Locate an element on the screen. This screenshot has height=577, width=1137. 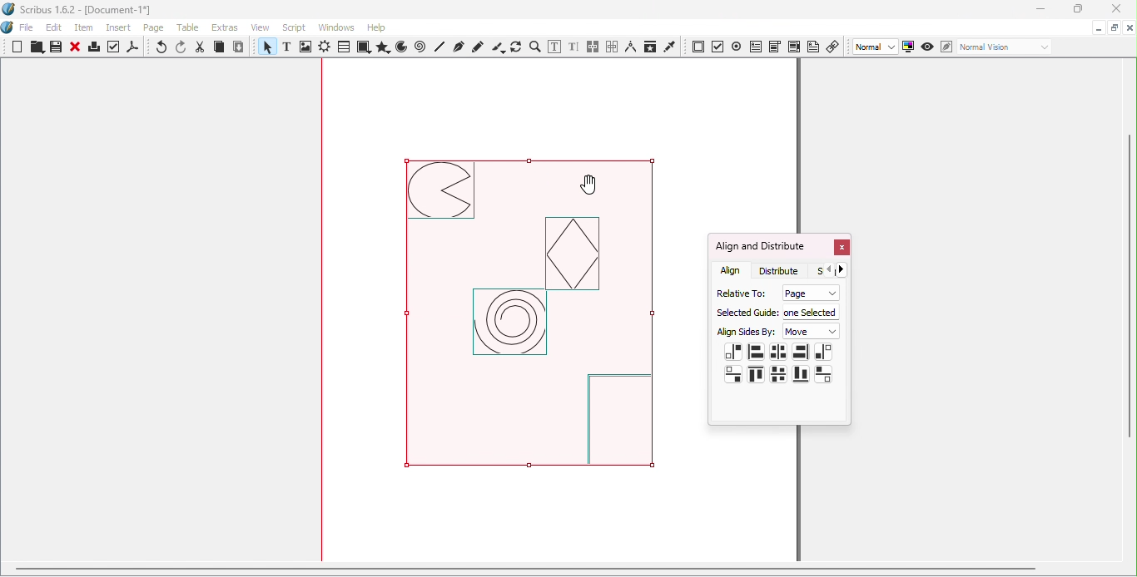
Link annotation is located at coordinates (834, 46).